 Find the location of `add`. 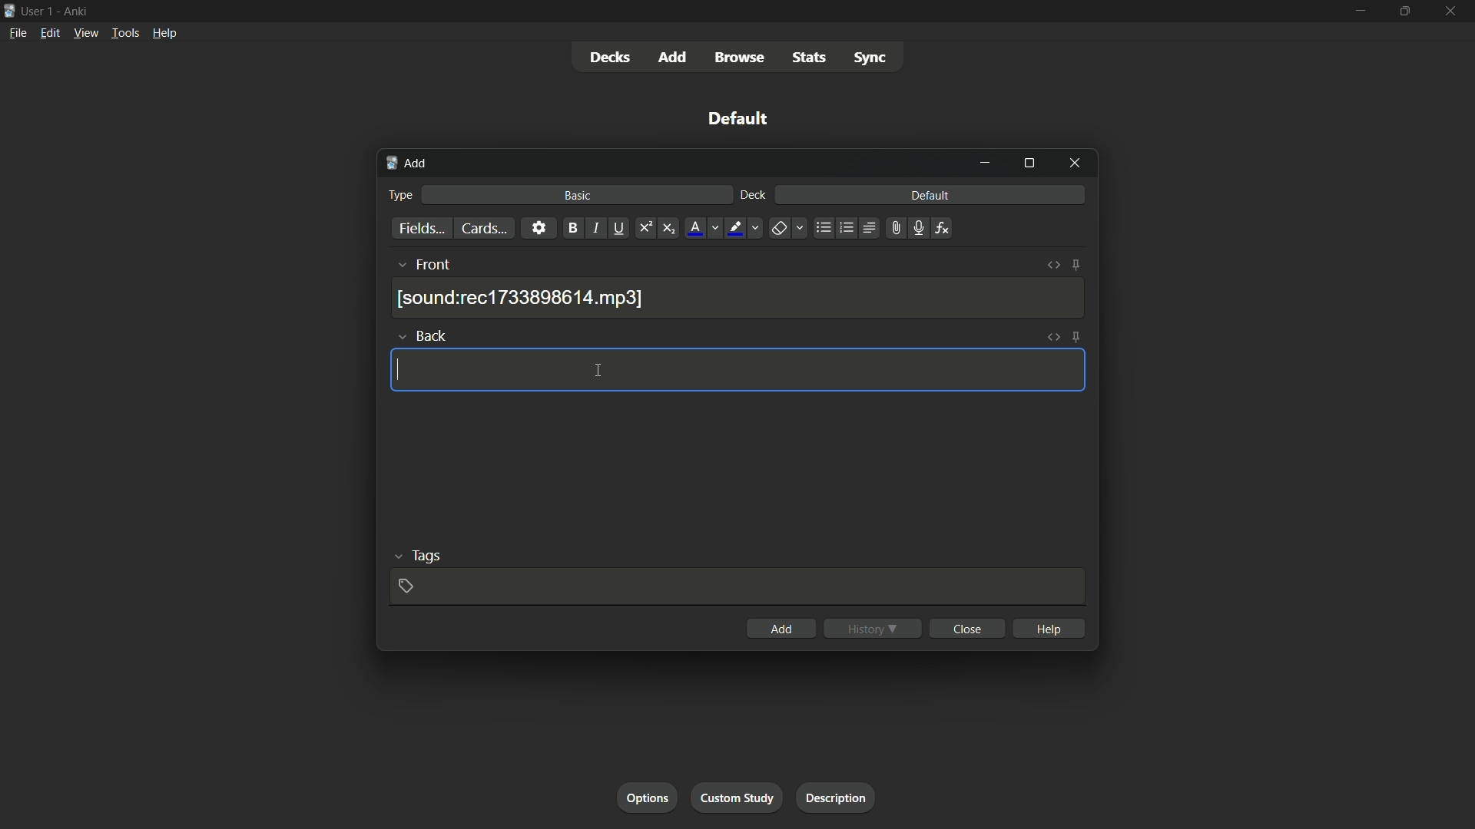

add is located at coordinates (674, 57).